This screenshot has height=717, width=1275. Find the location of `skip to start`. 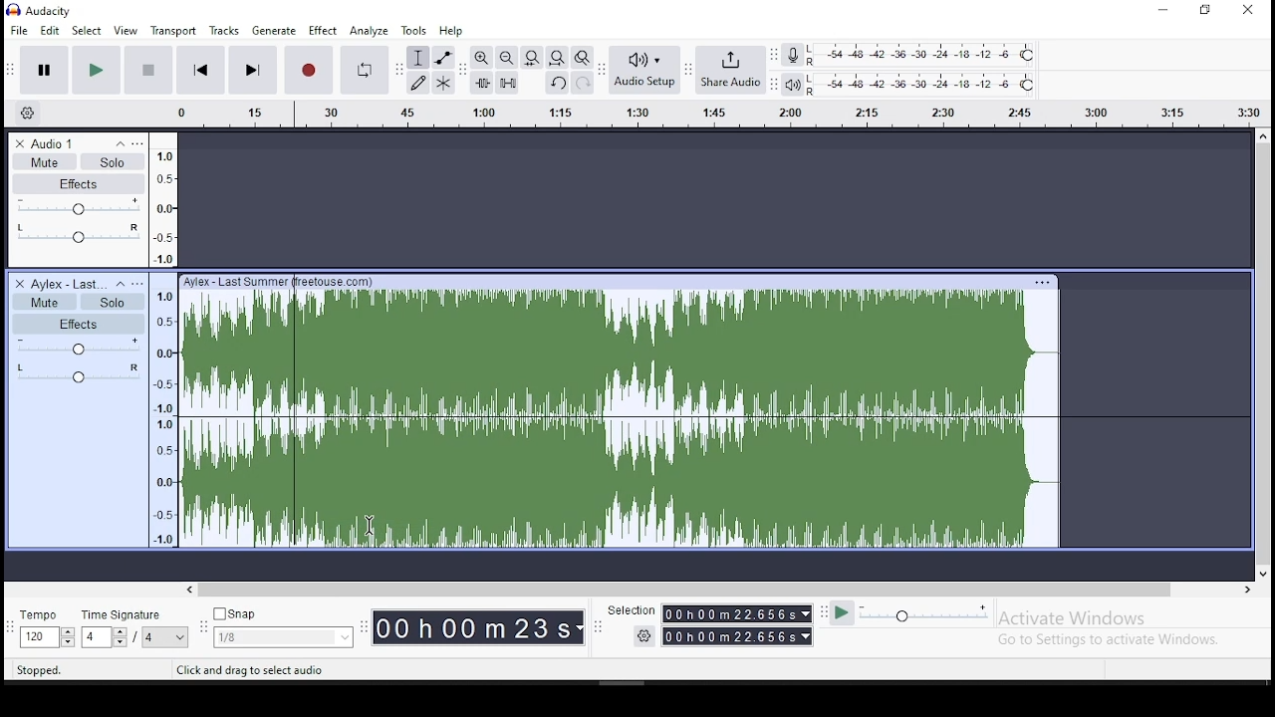

skip to start is located at coordinates (198, 70).